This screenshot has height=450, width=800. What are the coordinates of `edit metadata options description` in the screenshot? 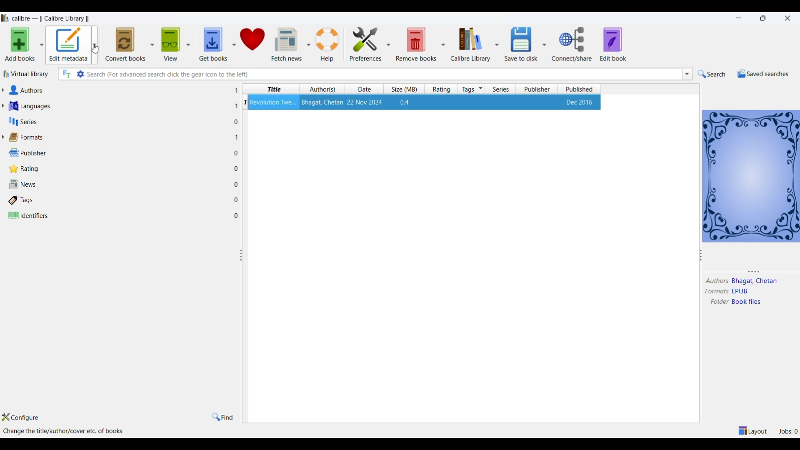 It's located at (67, 431).